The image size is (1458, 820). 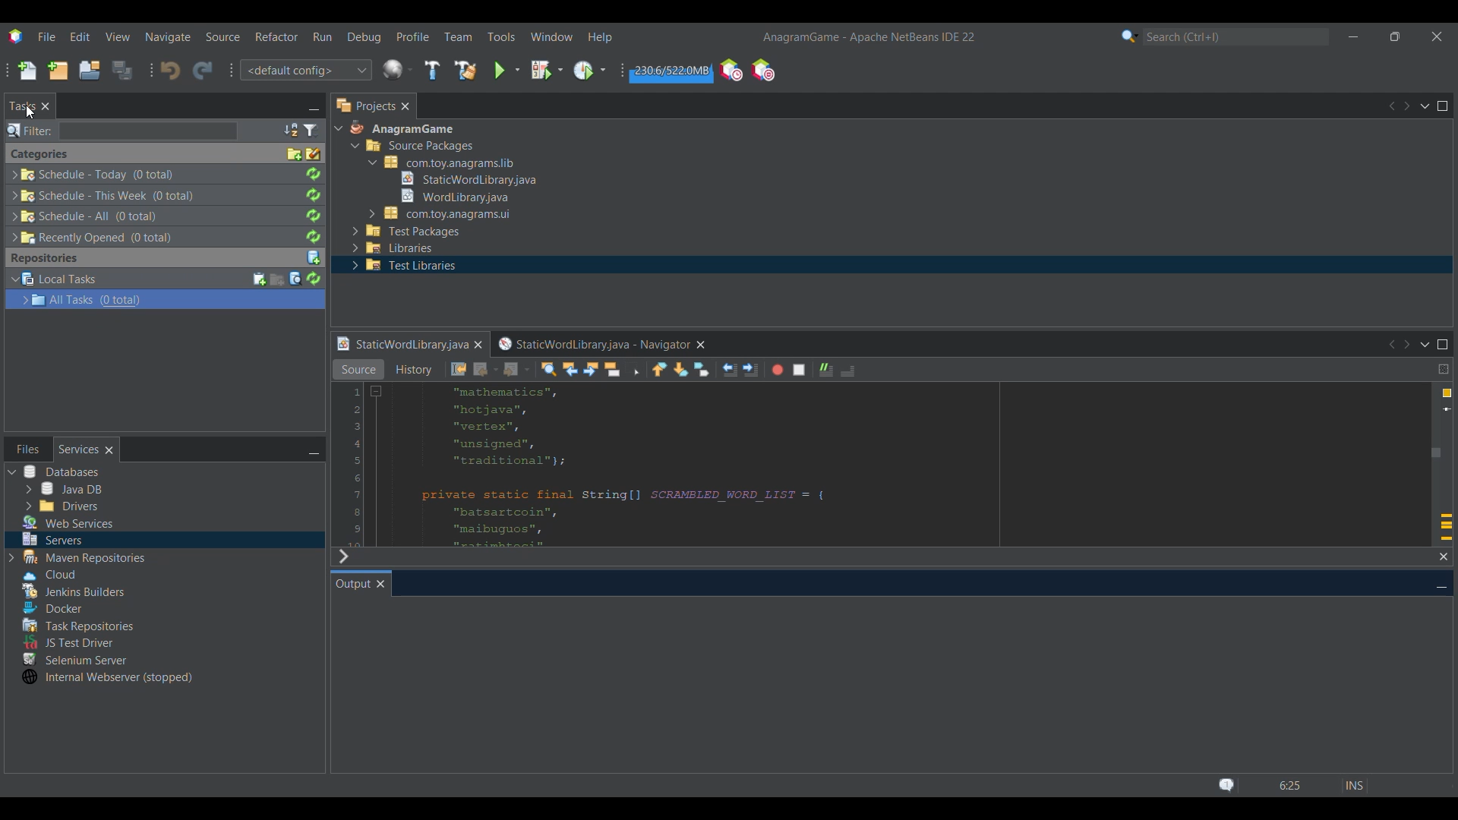 What do you see at coordinates (358, 369) in the screenshot?
I see `Source view` at bounding box center [358, 369].